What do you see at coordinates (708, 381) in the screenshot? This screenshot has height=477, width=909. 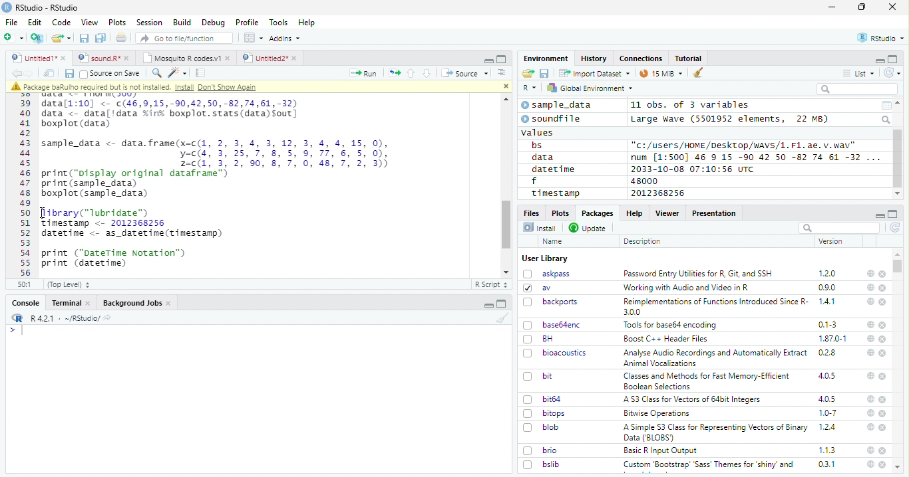 I see `(Classes and Methods for Fast Memory-Efficient
Boolean Selections` at bounding box center [708, 381].